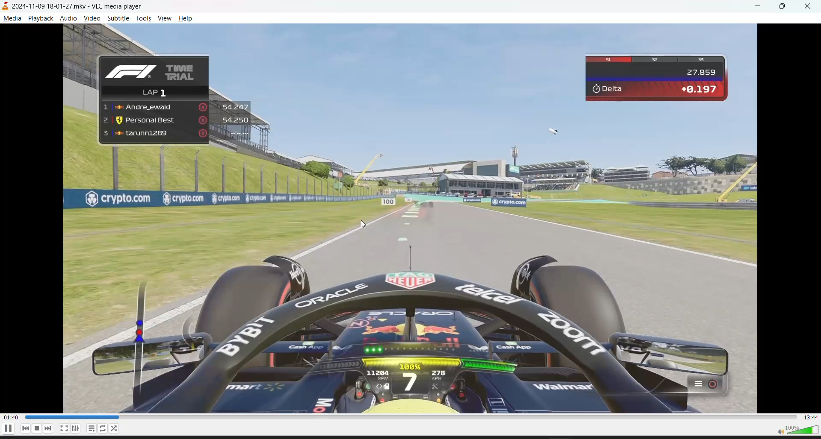 The image size is (821, 439). What do you see at coordinates (41, 18) in the screenshot?
I see `playback` at bounding box center [41, 18].